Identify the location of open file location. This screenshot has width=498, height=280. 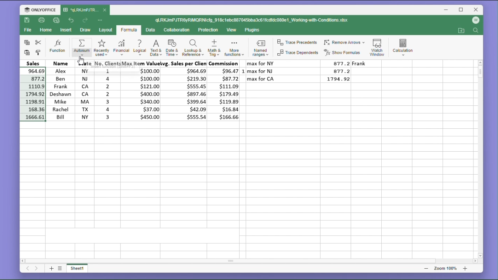
(461, 31).